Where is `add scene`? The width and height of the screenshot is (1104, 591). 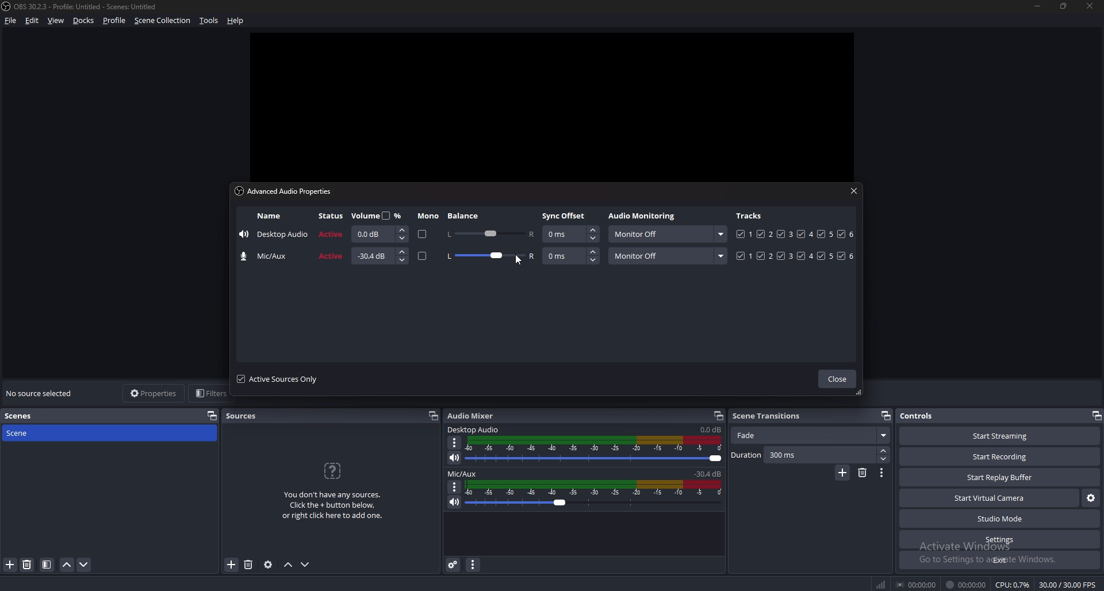 add scene is located at coordinates (10, 565).